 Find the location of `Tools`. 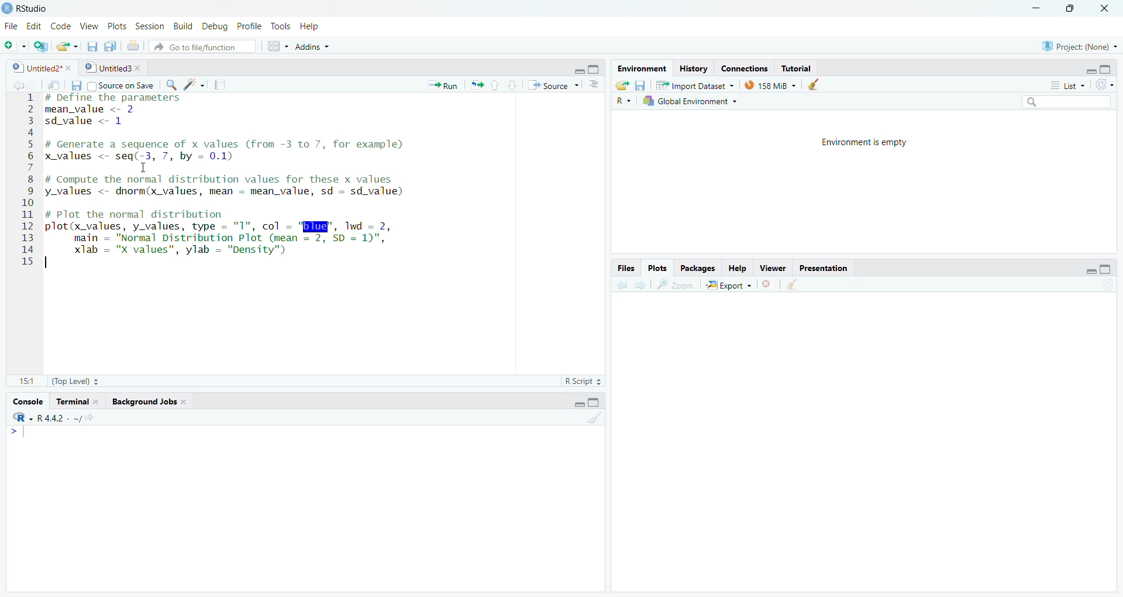

Tools is located at coordinates (281, 25).